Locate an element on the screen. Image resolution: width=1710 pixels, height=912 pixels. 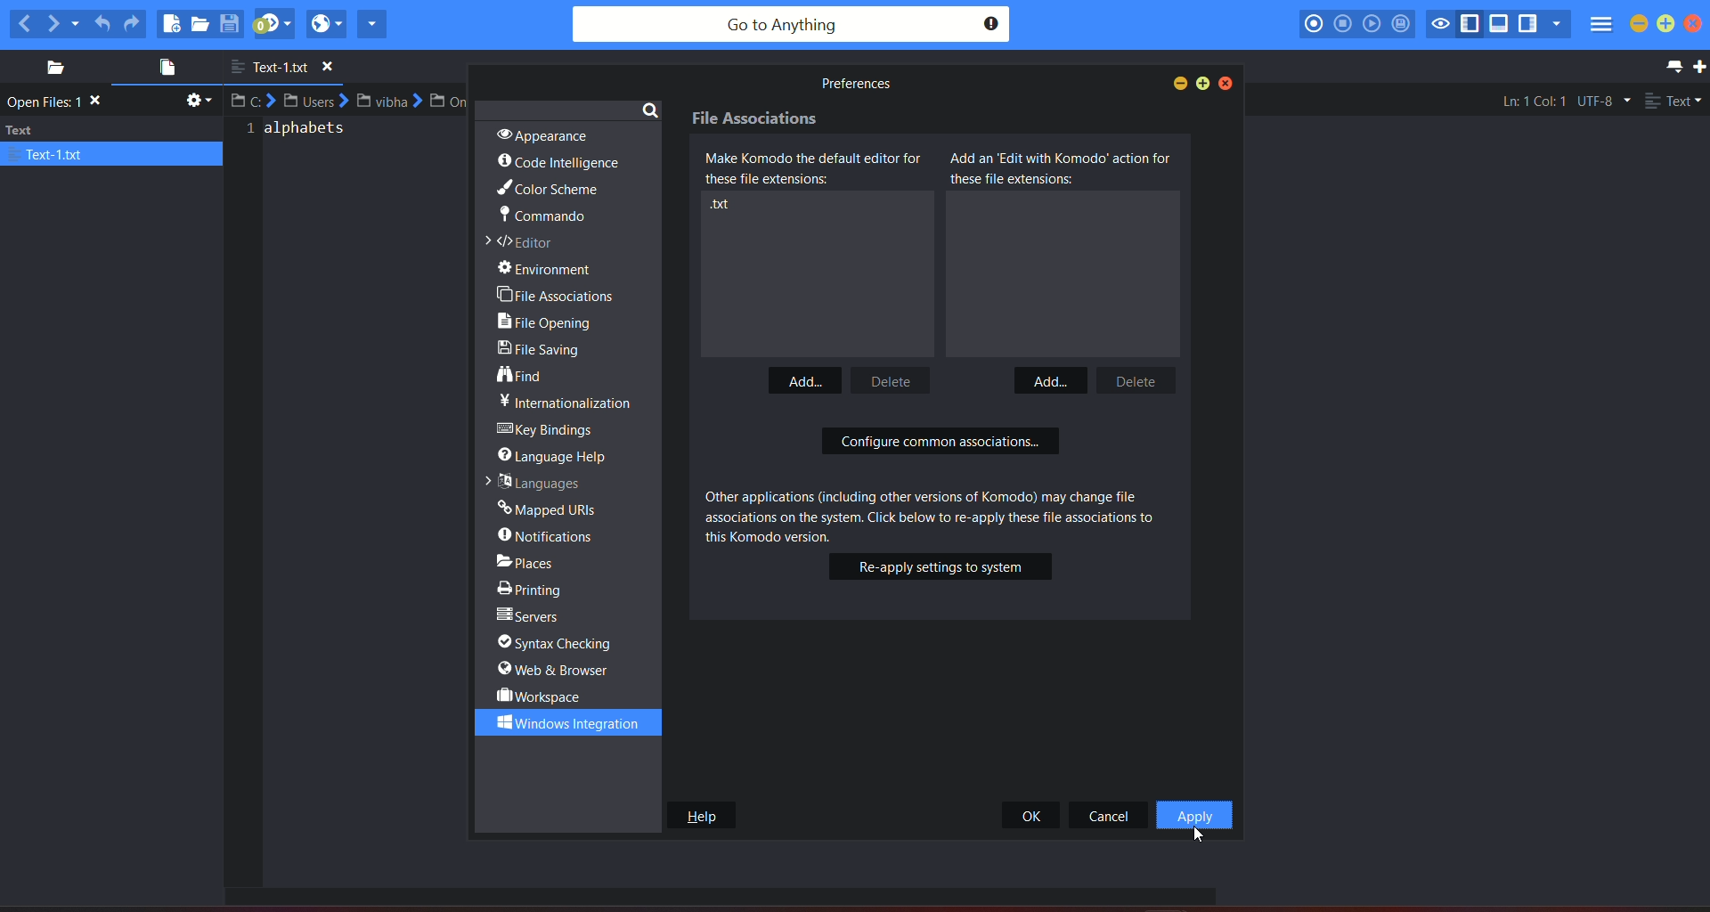
save macro is located at coordinates (1401, 25).